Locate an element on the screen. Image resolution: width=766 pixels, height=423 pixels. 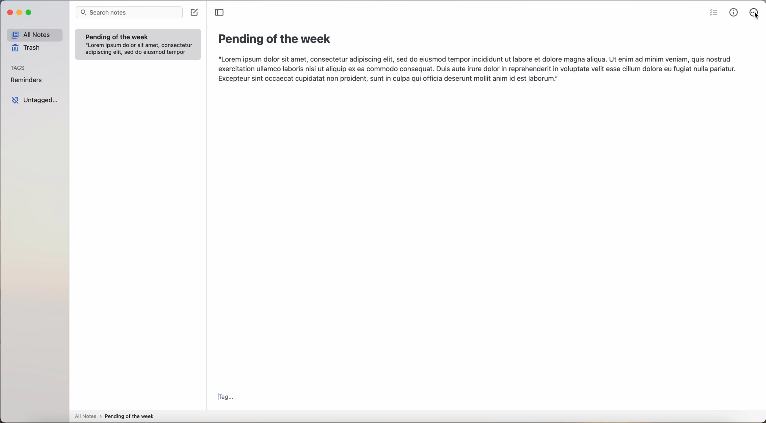
toggle sidebar is located at coordinates (221, 12).